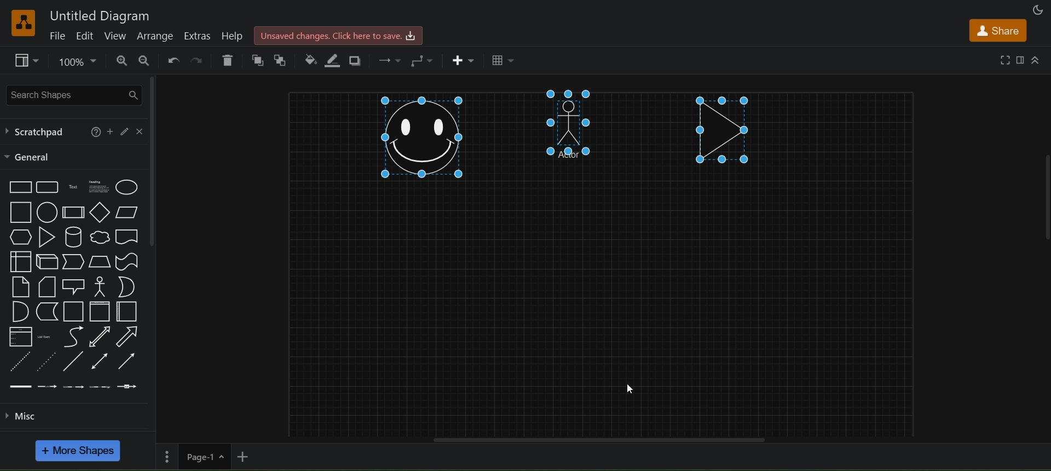 The height and width of the screenshot is (471, 1051). I want to click on shadows, so click(356, 58).